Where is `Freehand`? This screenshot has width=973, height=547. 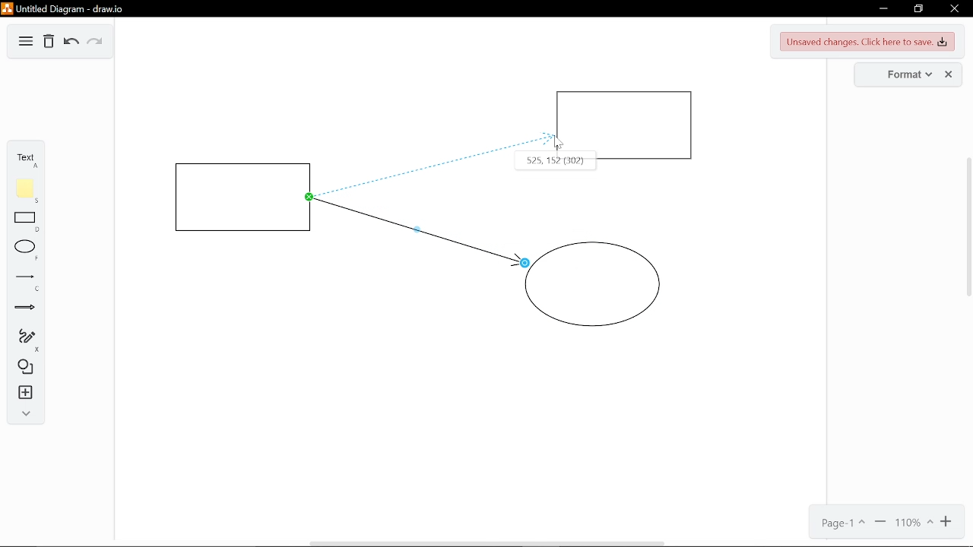 Freehand is located at coordinates (24, 340).